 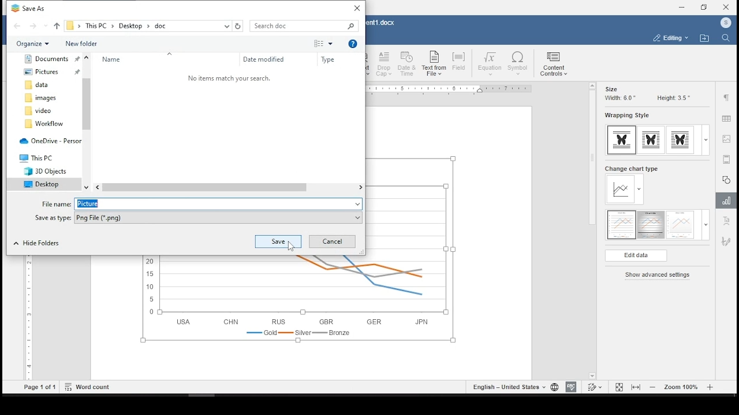 What do you see at coordinates (39, 157) in the screenshot?
I see `This PC` at bounding box center [39, 157].